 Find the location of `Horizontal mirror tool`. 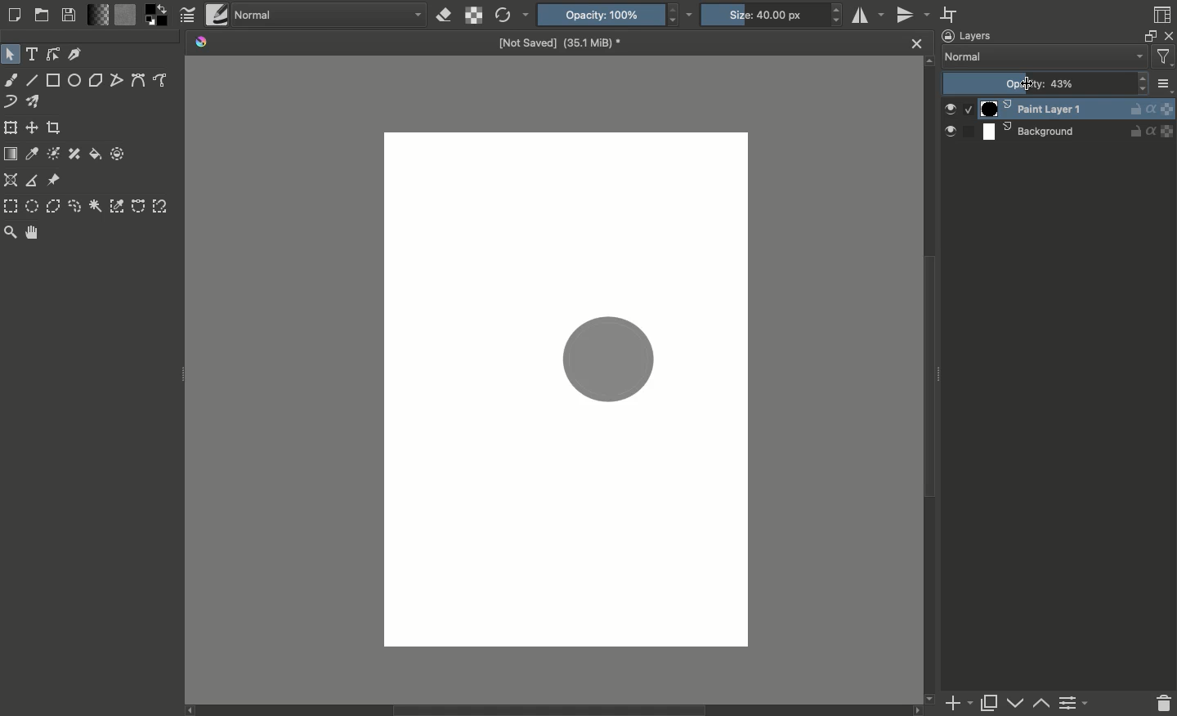

Horizontal mirror tool is located at coordinates (868, 16).